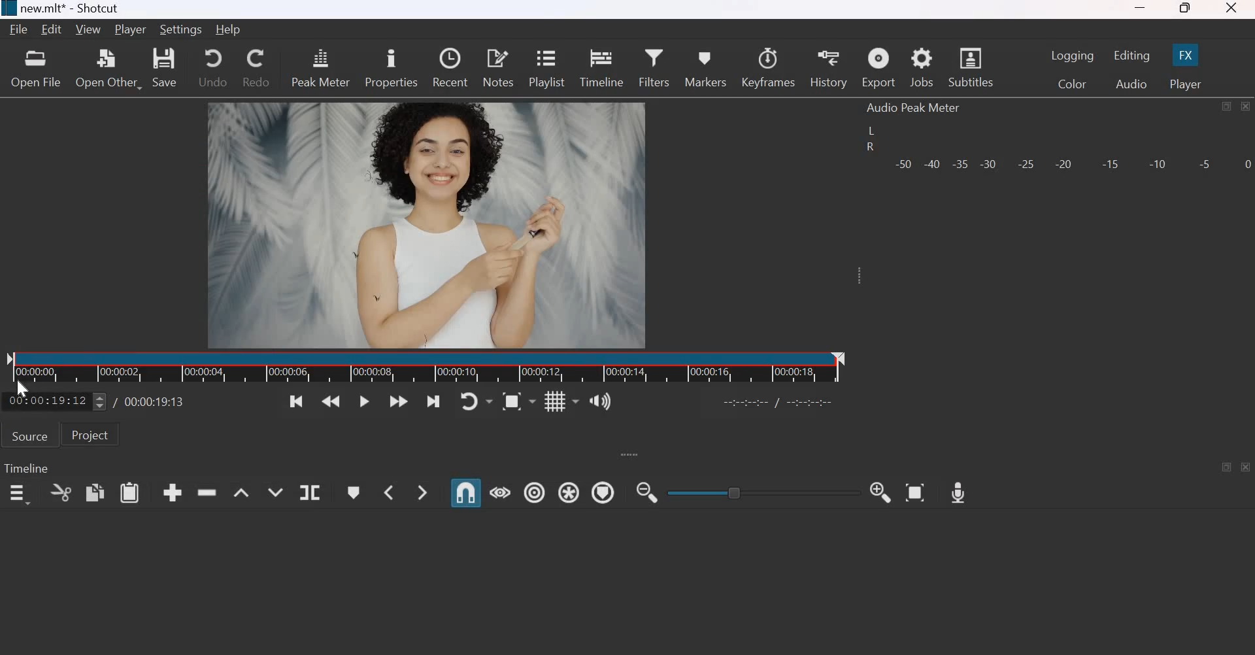  I want to click on Toggle player looping, so click(476, 400).